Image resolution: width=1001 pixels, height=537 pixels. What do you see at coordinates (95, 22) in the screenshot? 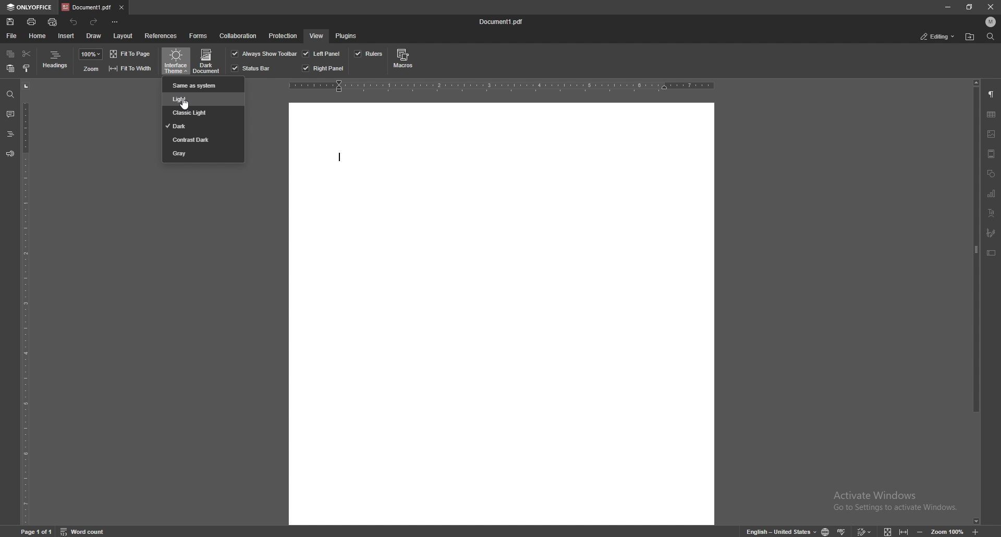
I see `redo` at bounding box center [95, 22].